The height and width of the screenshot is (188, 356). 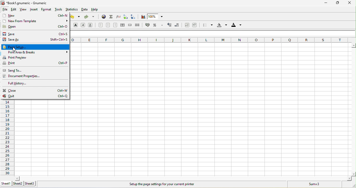 What do you see at coordinates (35, 53) in the screenshot?
I see `print area and breaks` at bounding box center [35, 53].